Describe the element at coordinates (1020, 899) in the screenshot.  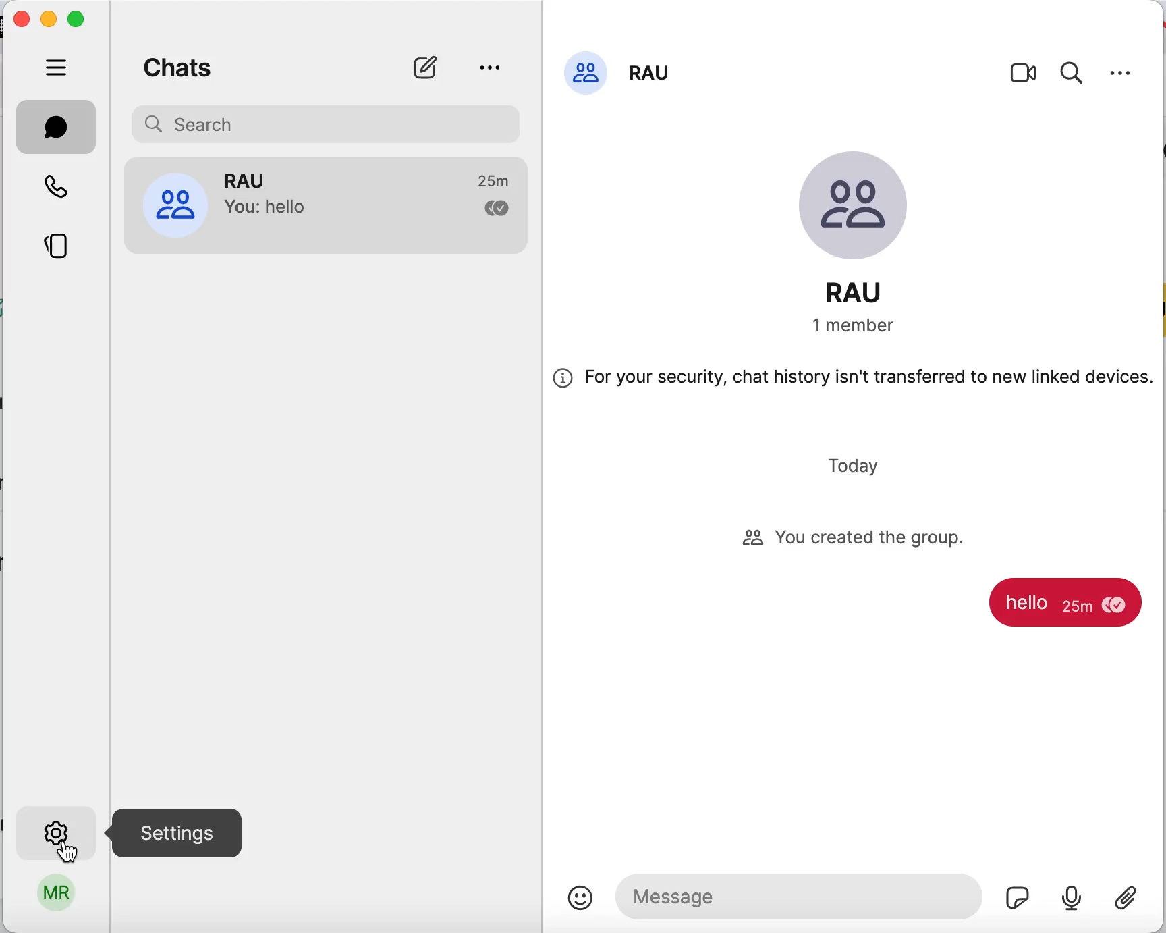
I see `stickers` at that location.